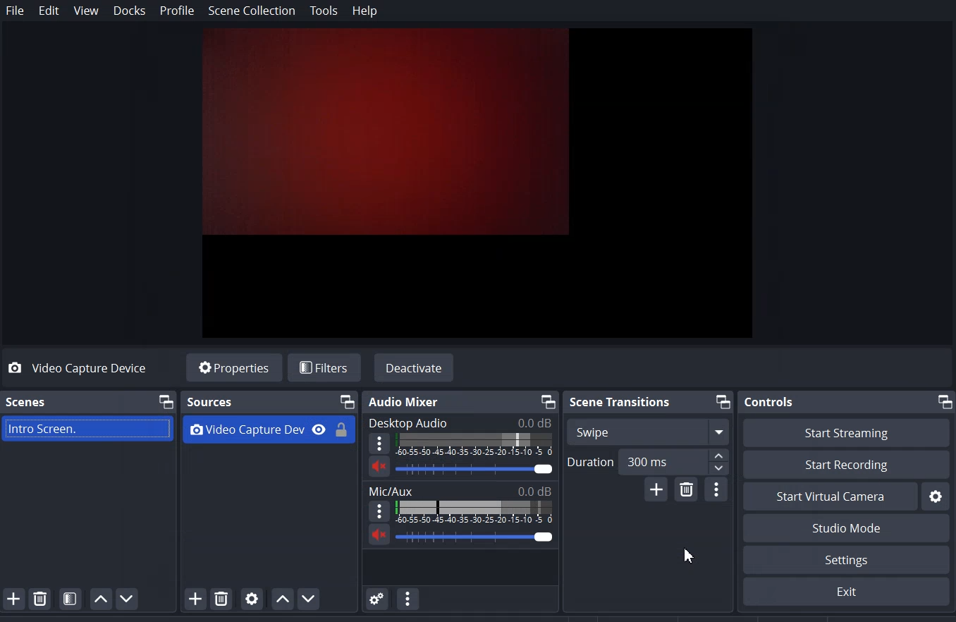 The width and height of the screenshot is (956, 622). Describe the element at coordinates (210, 400) in the screenshot. I see `Sources` at that location.